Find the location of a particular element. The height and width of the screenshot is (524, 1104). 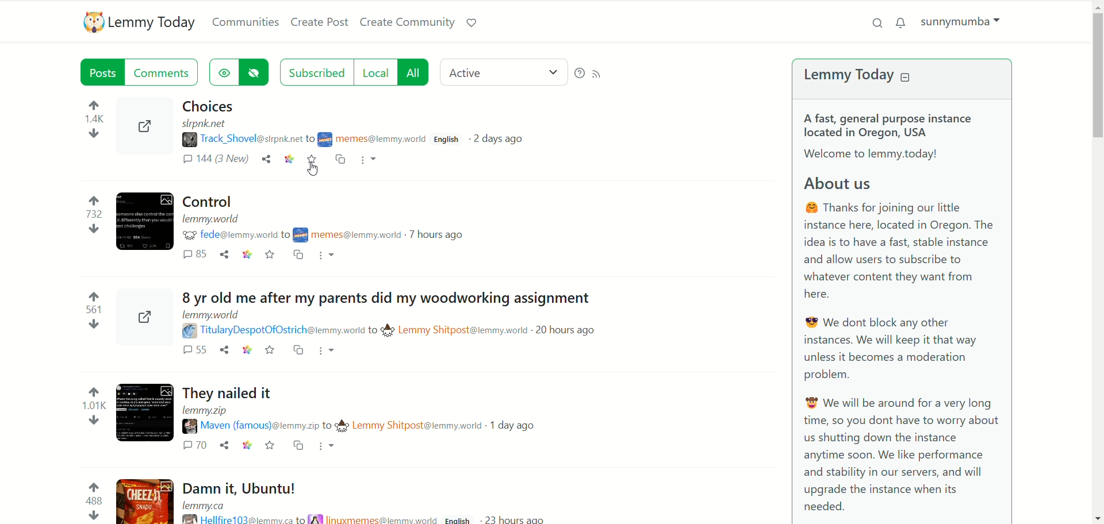

lemmy today is located at coordinates (858, 76).